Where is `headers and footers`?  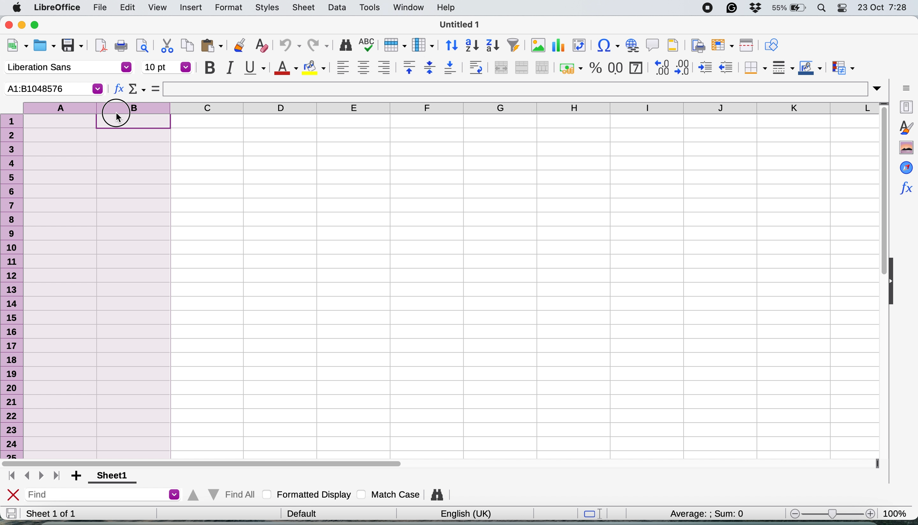
headers and footers is located at coordinates (674, 45).